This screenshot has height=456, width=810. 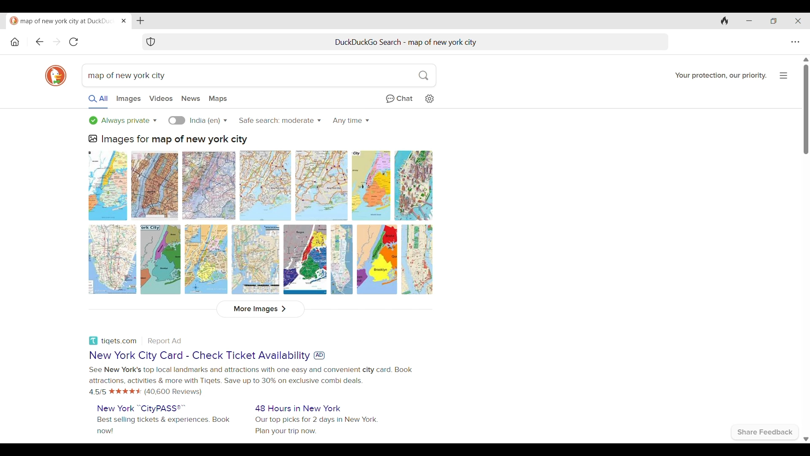 I want to click on Search images, so click(x=128, y=99).